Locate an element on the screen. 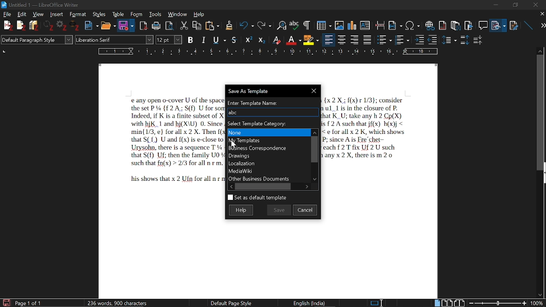 This screenshot has width=546, height=307. Align centre is located at coordinates (343, 39).